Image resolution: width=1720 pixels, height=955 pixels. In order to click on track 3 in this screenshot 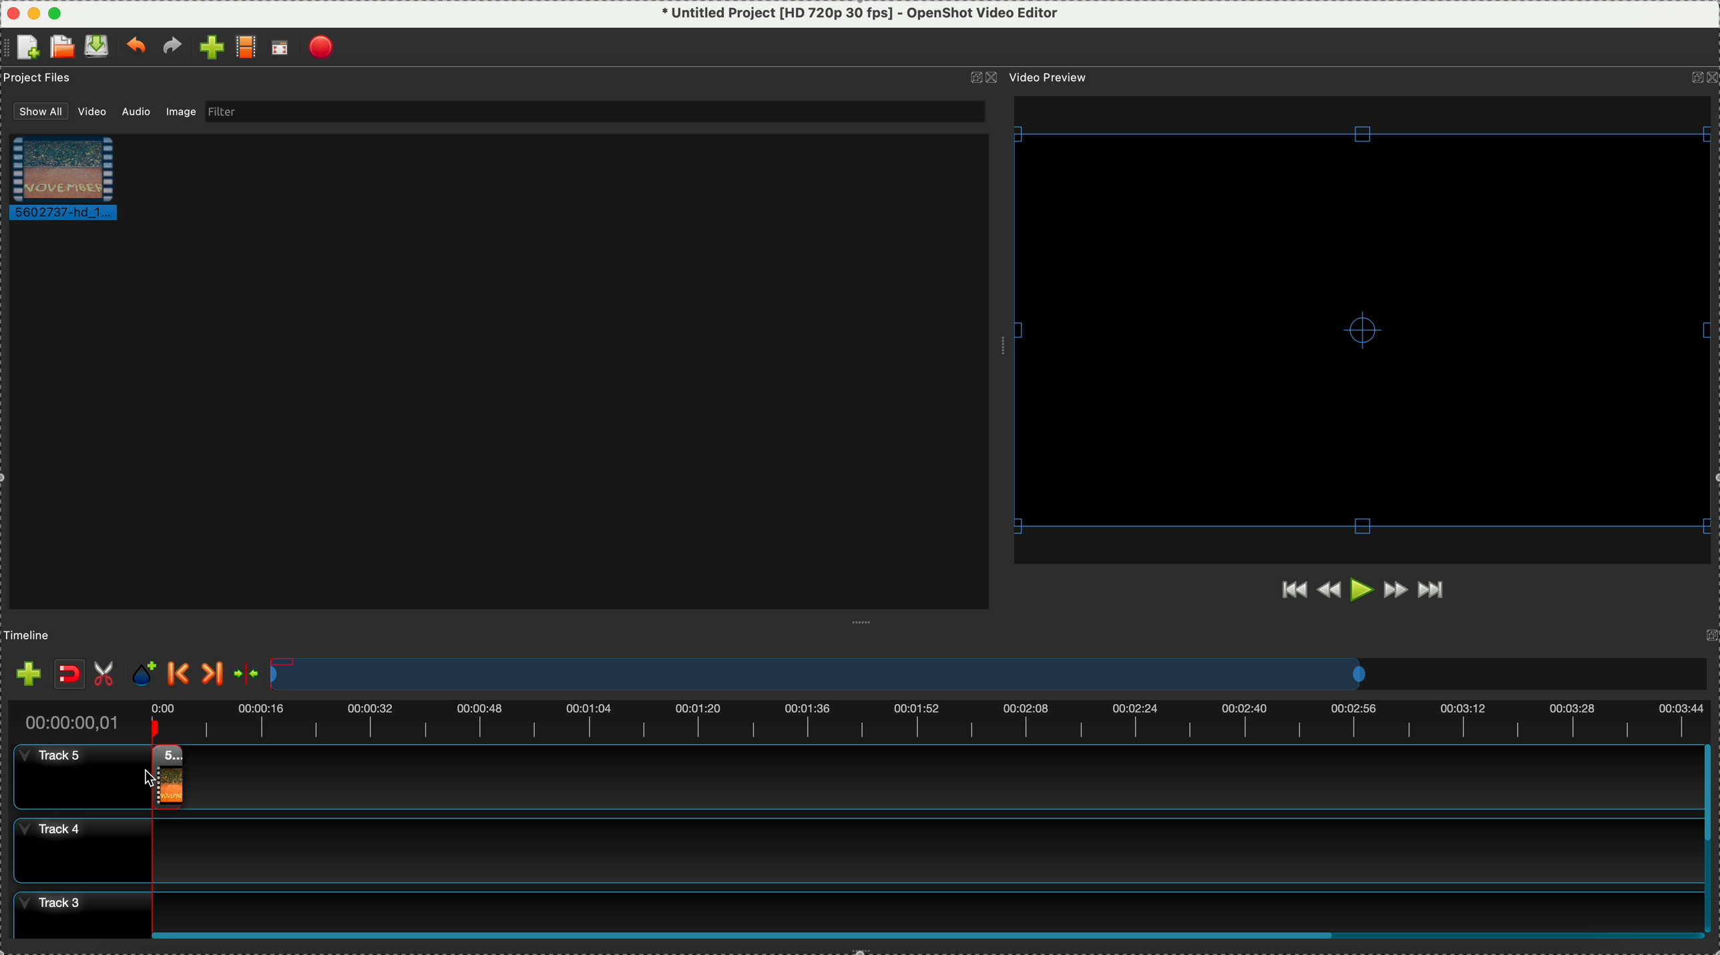, I will do `click(847, 907)`.